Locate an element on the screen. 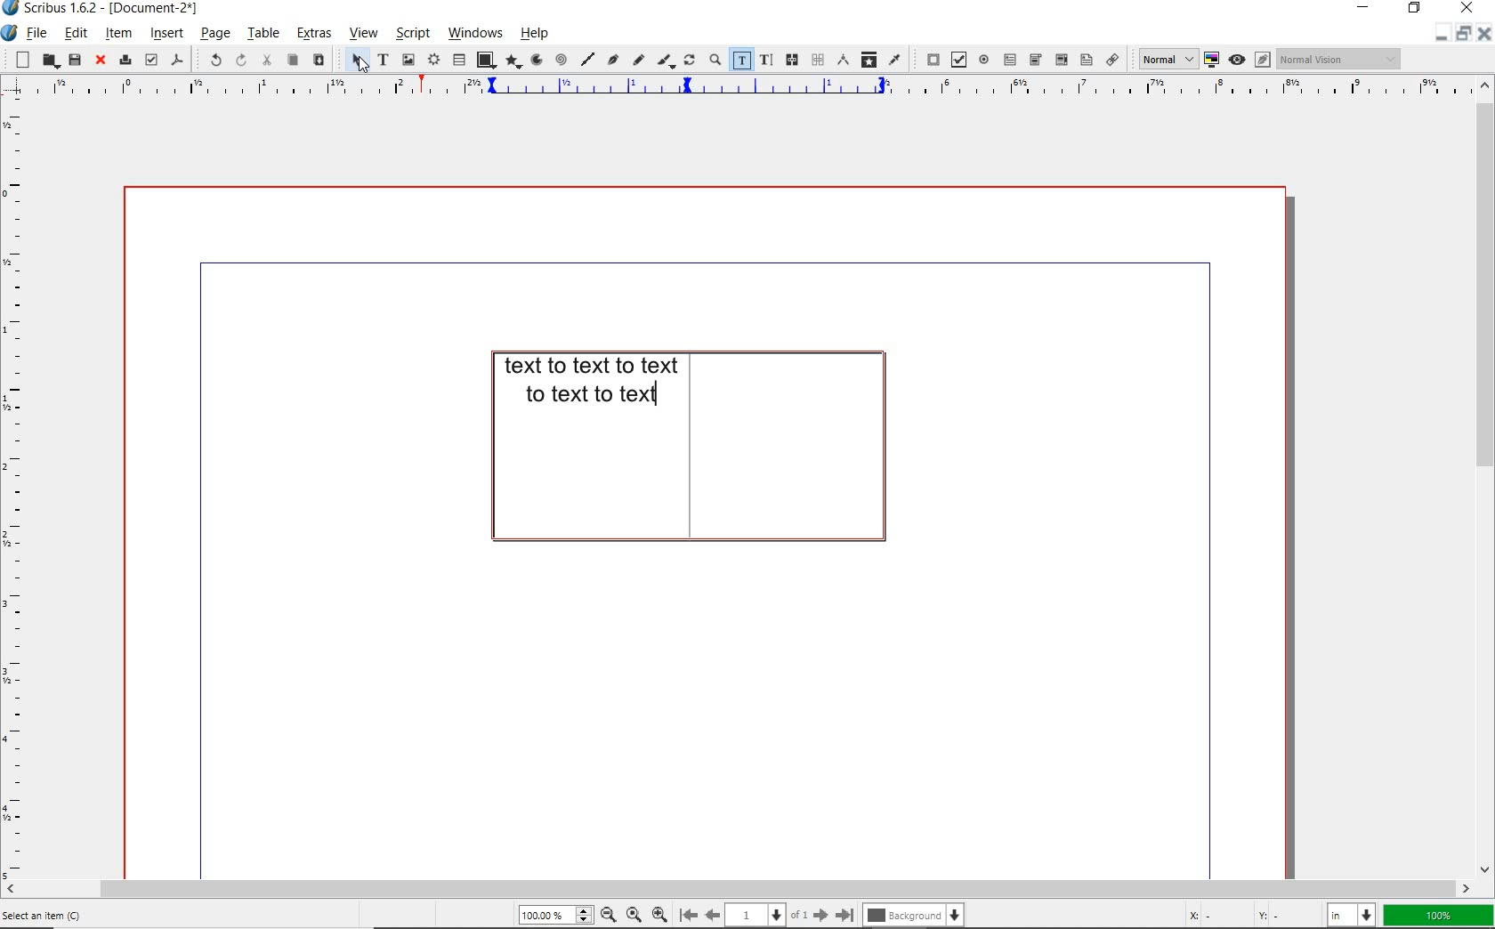  pdf radio button is located at coordinates (983, 60).